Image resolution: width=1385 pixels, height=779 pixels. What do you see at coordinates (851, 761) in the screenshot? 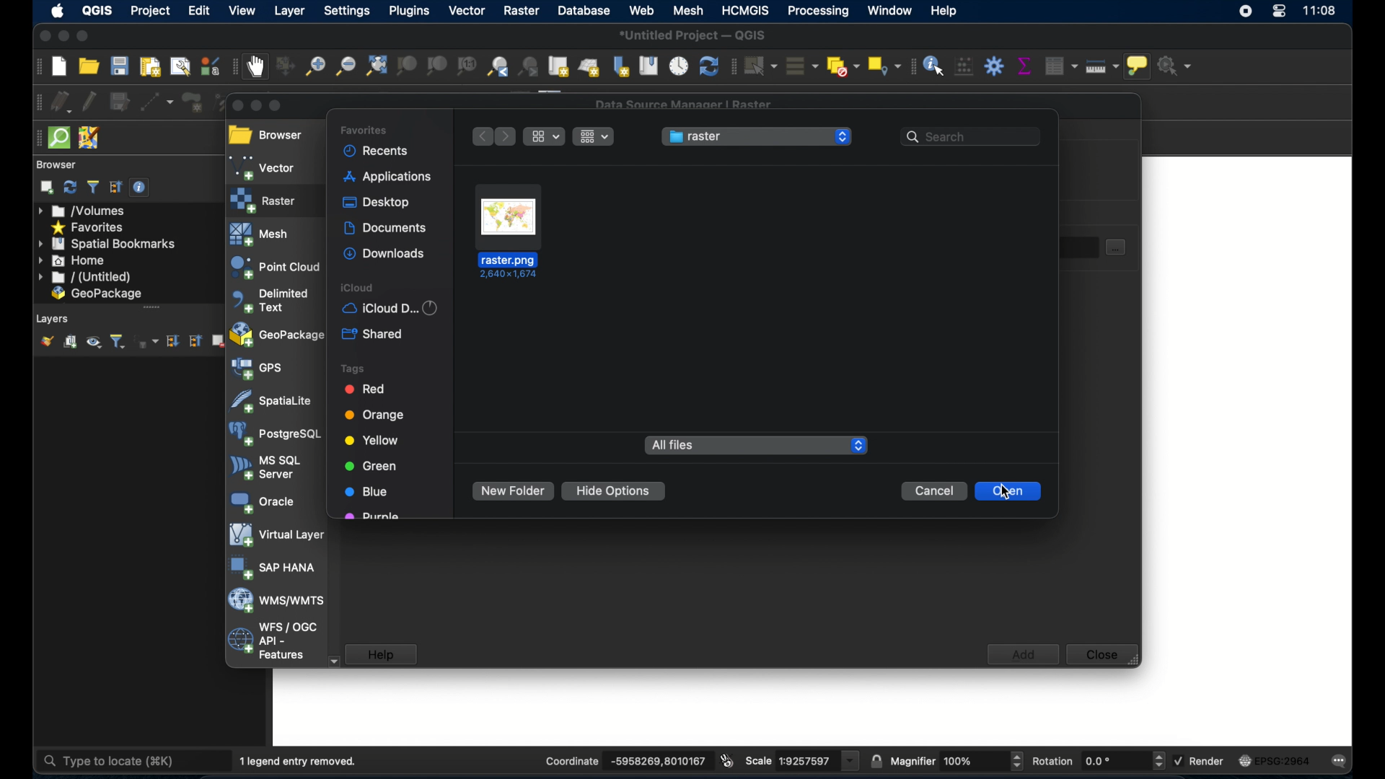
I see `dropdown` at bounding box center [851, 761].